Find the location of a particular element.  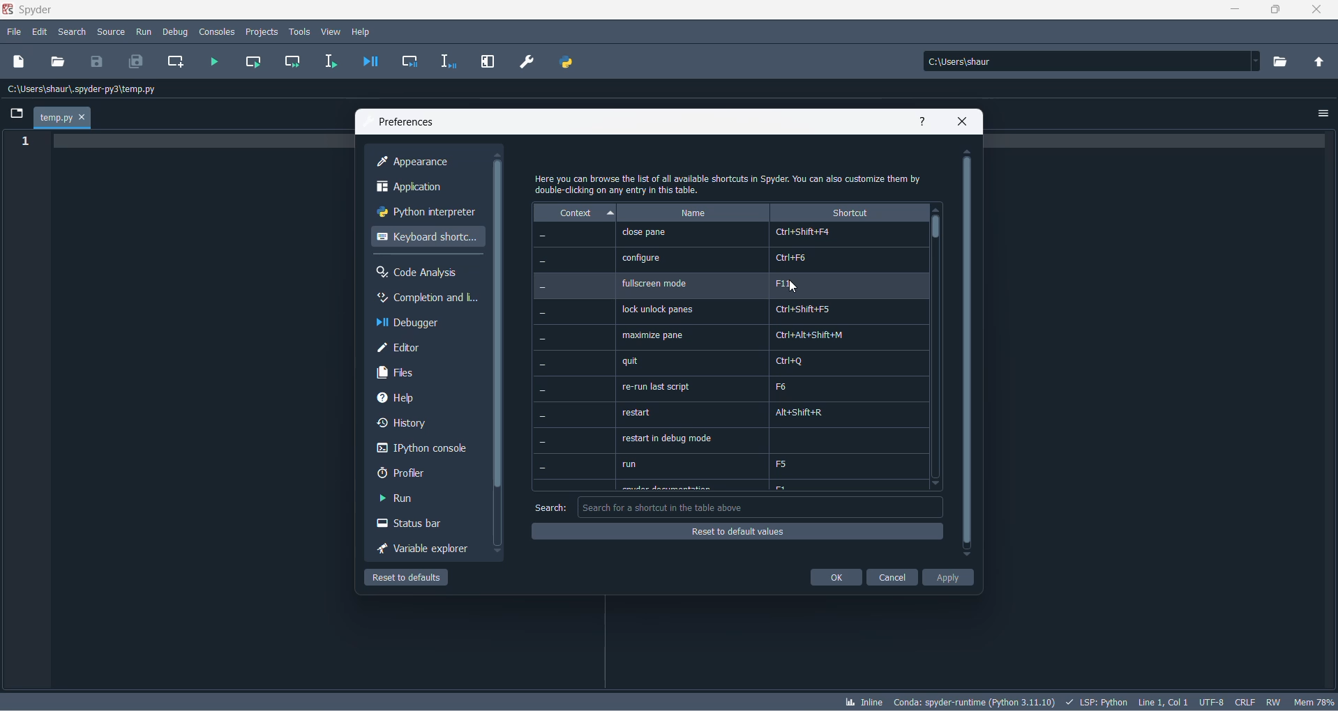

run is located at coordinates (144, 30).